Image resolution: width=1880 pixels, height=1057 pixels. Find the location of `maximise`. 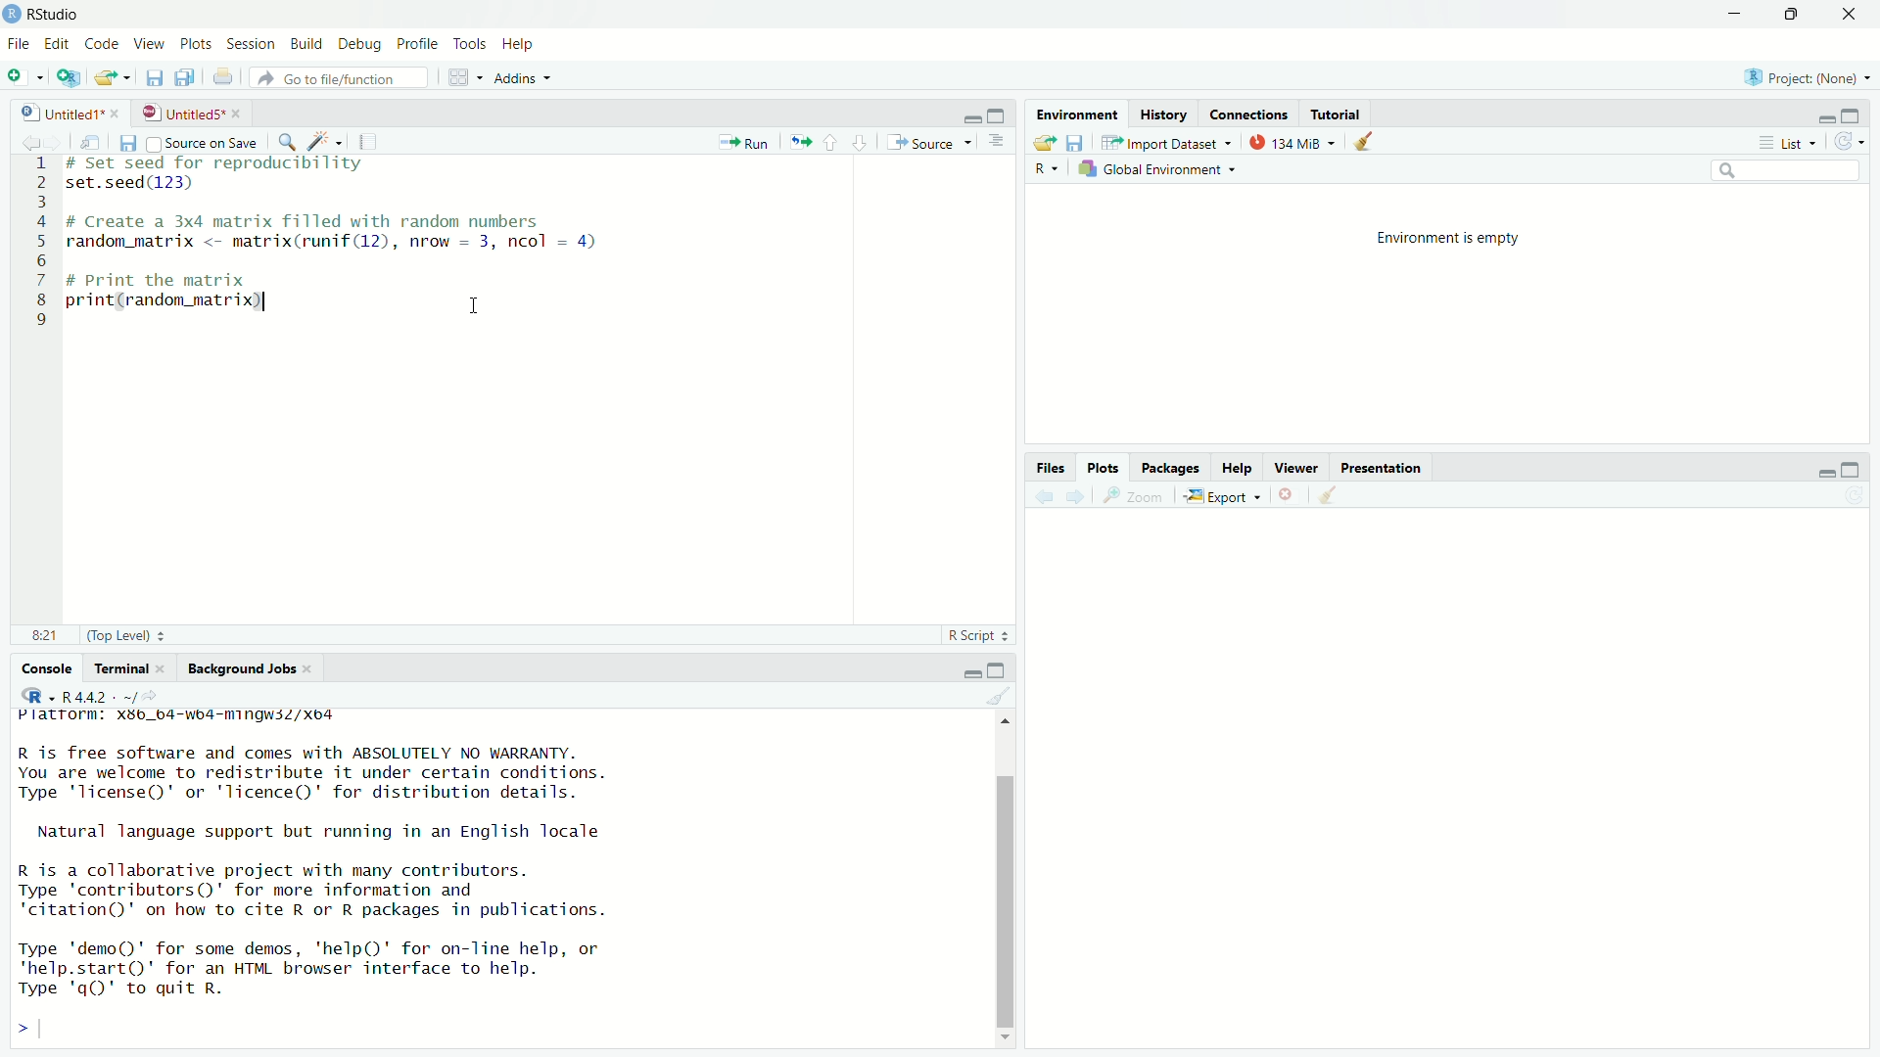

maximise is located at coordinates (997, 114).